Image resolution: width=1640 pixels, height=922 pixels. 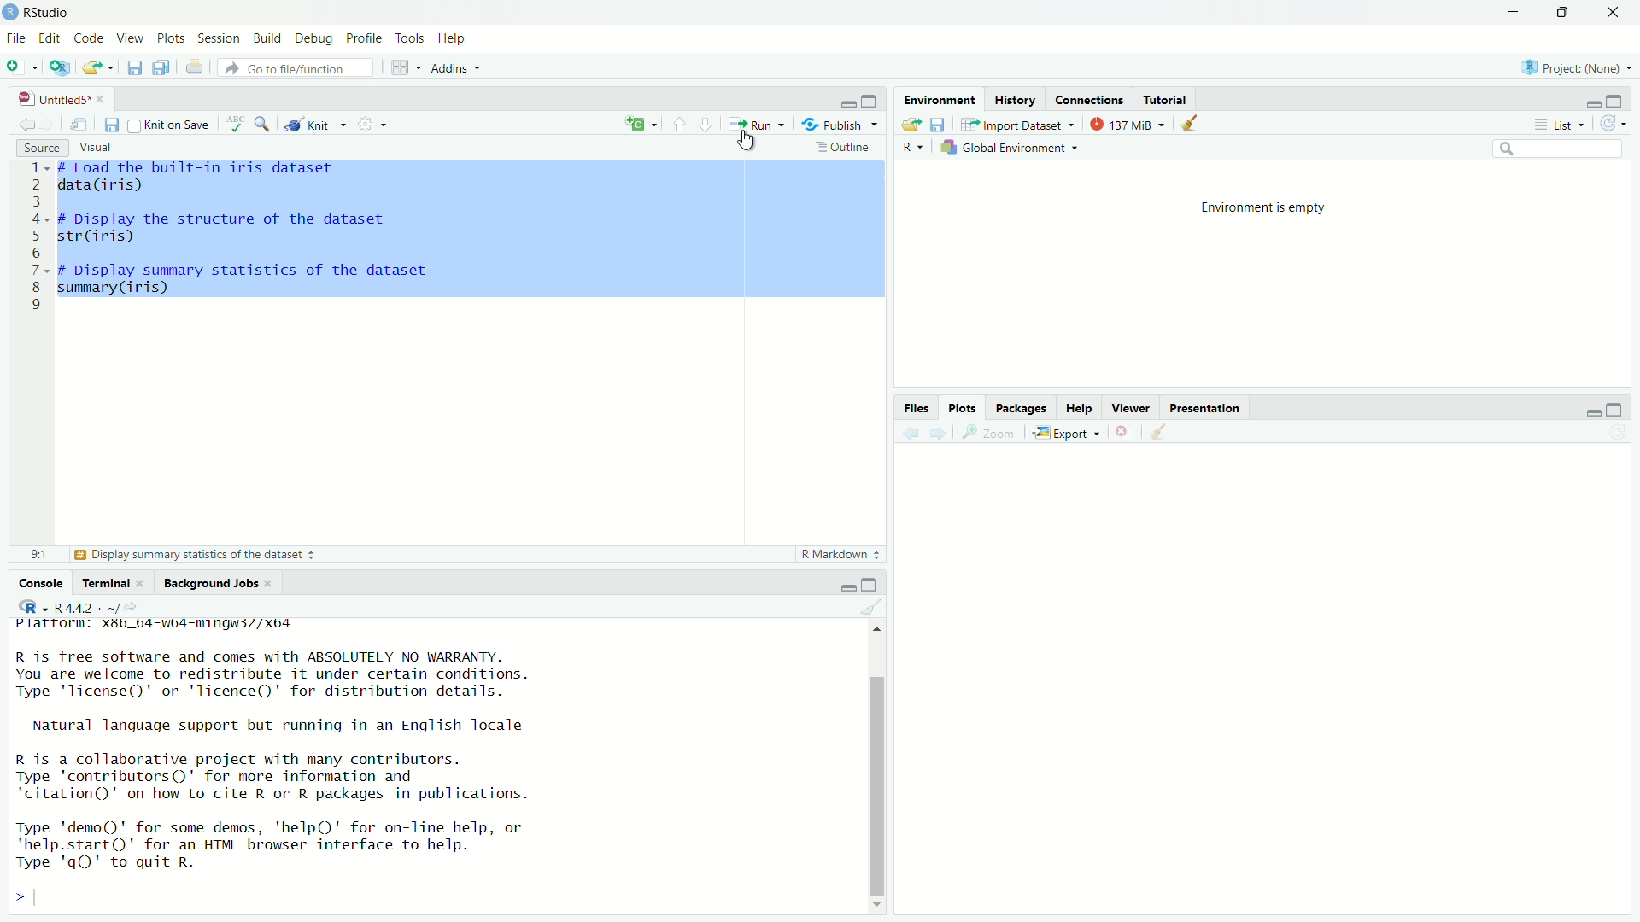 I want to click on Code, so click(x=88, y=38).